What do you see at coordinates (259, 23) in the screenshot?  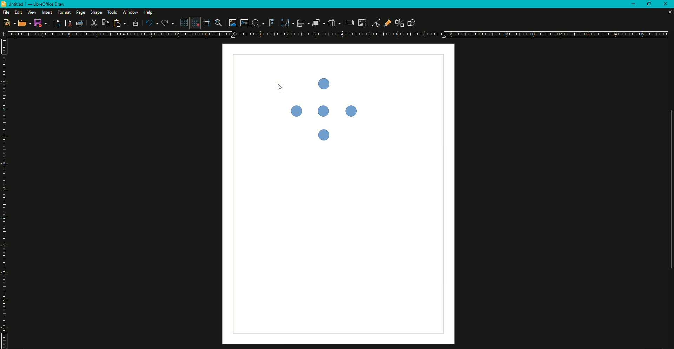 I see `Insert Special Characters` at bounding box center [259, 23].